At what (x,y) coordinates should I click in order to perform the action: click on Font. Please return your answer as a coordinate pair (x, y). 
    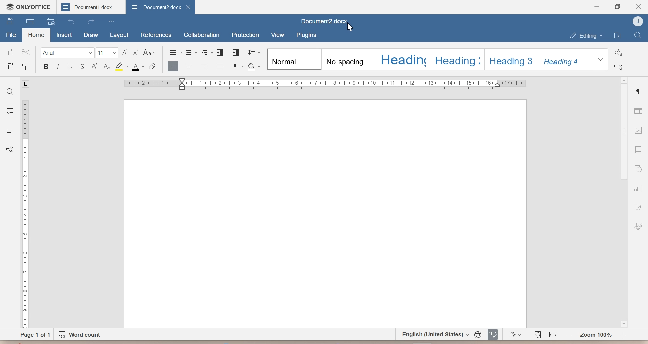
    Looking at the image, I should click on (67, 53).